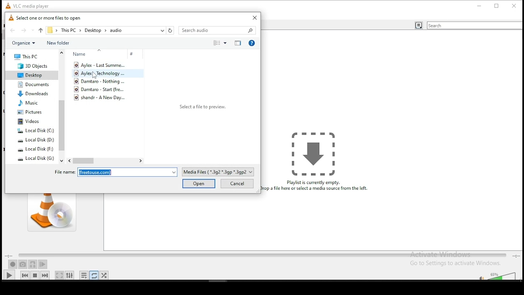 This screenshot has height=295, width=524. I want to click on refresh, so click(170, 30).